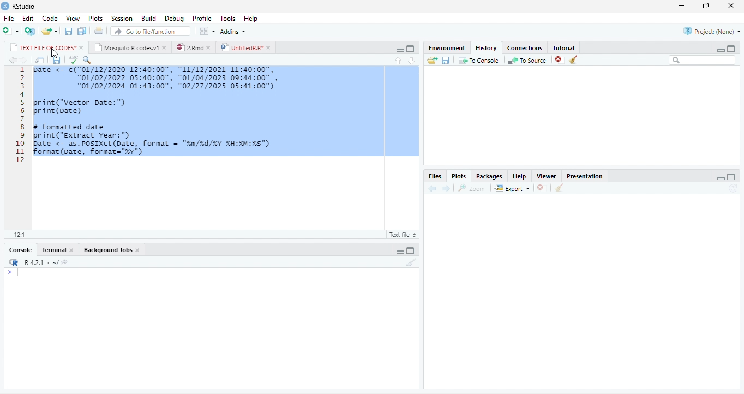 This screenshot has height=394, width=744. Describe the element at coordinates (731, 6) in the screenshot. I see `close` at that location.